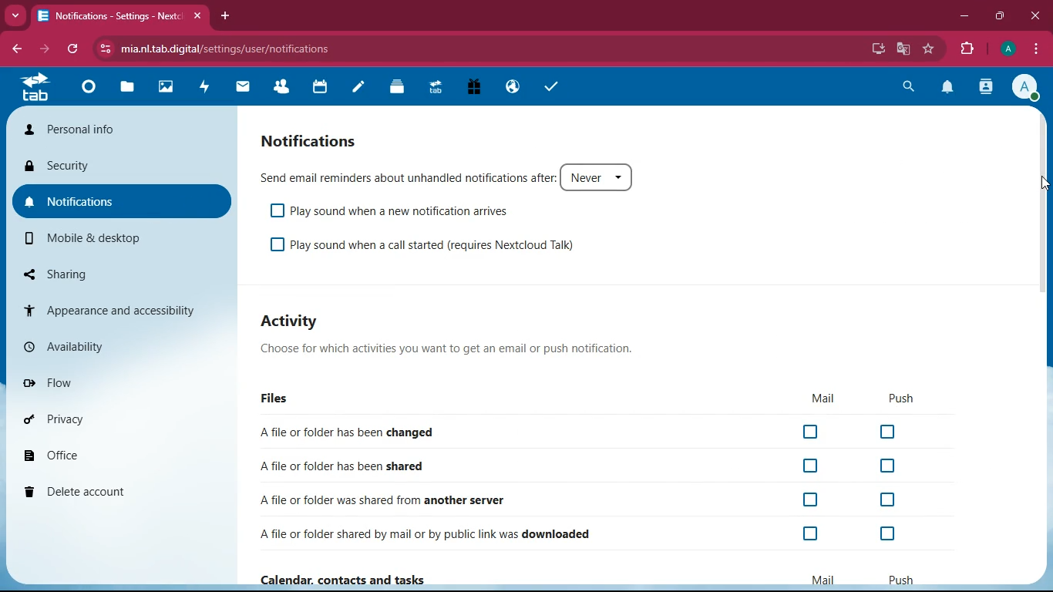  What do you see at coordinates (128, 89) in the screenshot?
I see `files` at bounding box center [128, 89].